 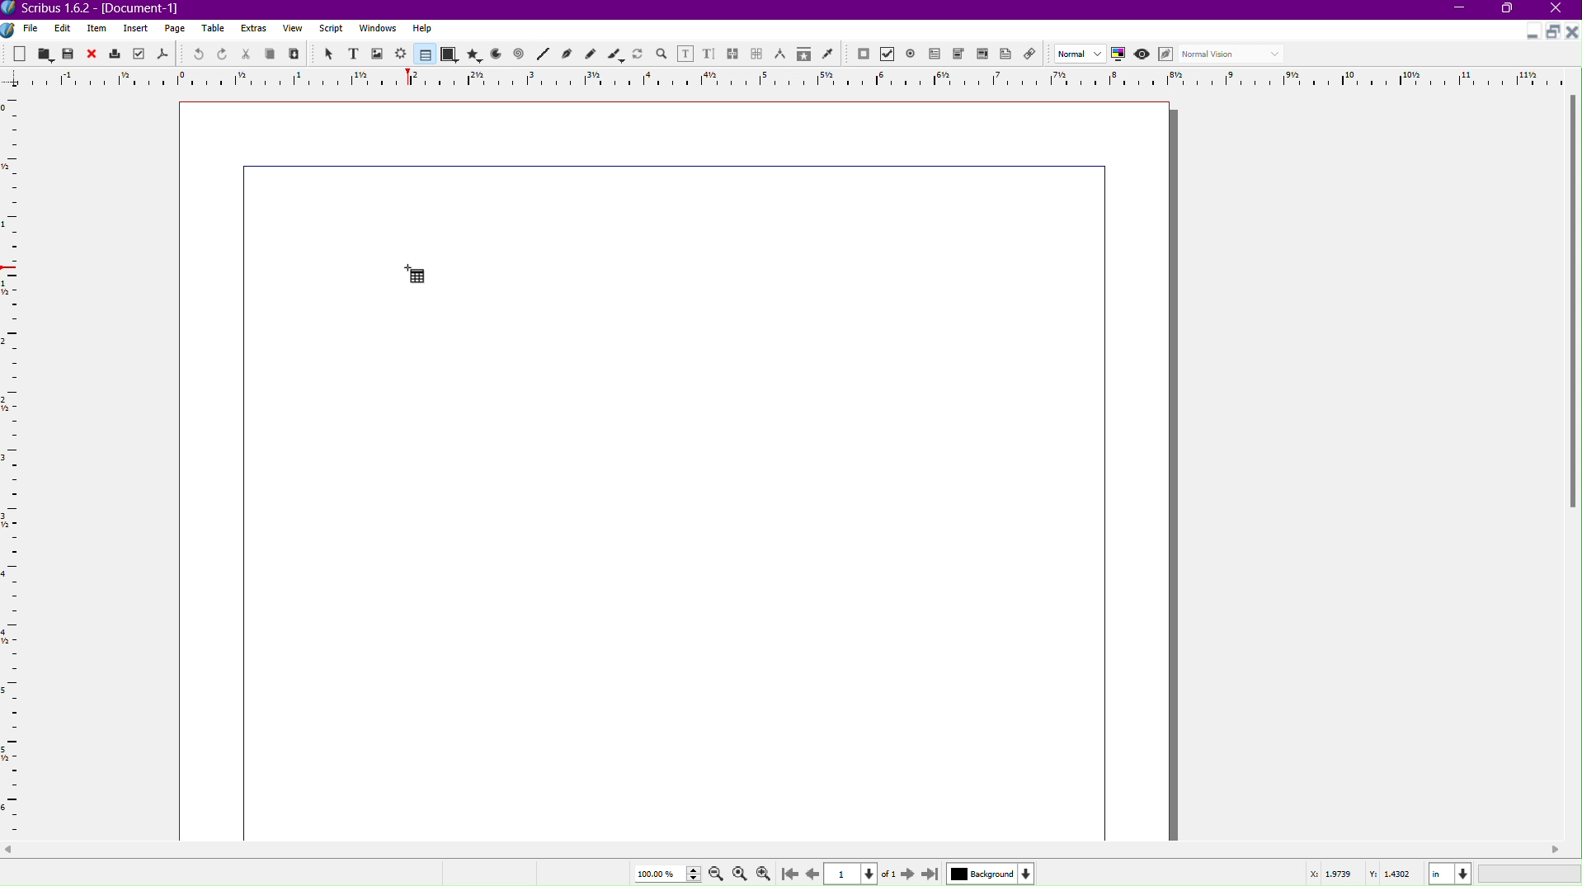 I want to click on Bezier Curve, so click(x=567, y=54).